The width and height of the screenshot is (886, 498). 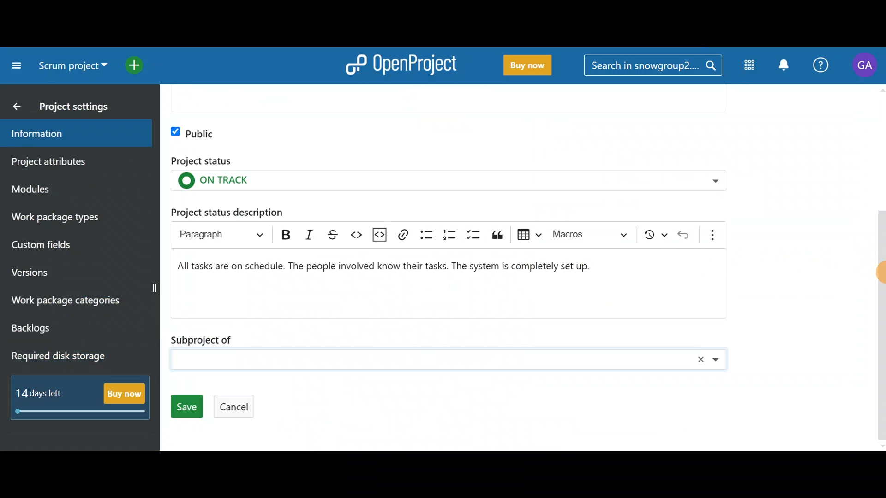 I want to click on Project status, so click(x=446, y=177).